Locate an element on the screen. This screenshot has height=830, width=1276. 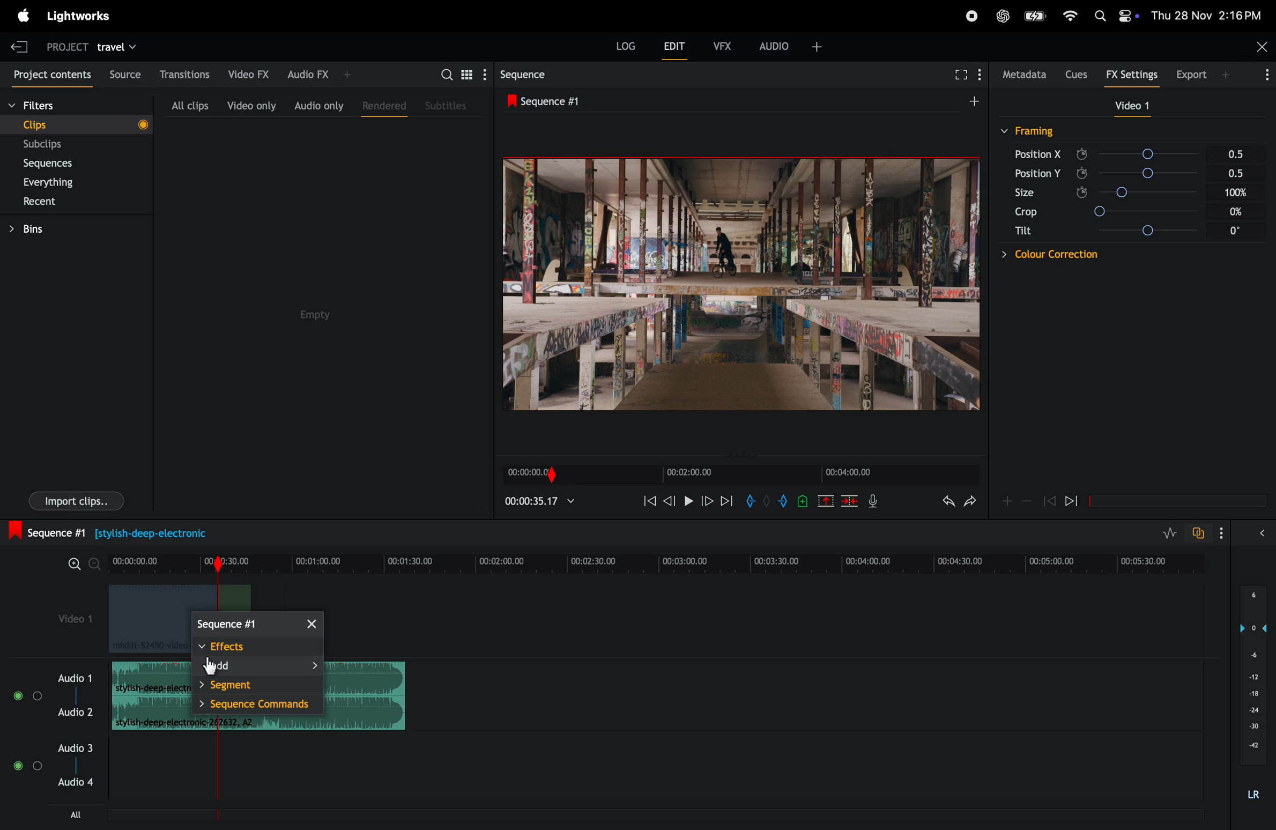
jump to next key frame is located at coordinates (1080, 501).